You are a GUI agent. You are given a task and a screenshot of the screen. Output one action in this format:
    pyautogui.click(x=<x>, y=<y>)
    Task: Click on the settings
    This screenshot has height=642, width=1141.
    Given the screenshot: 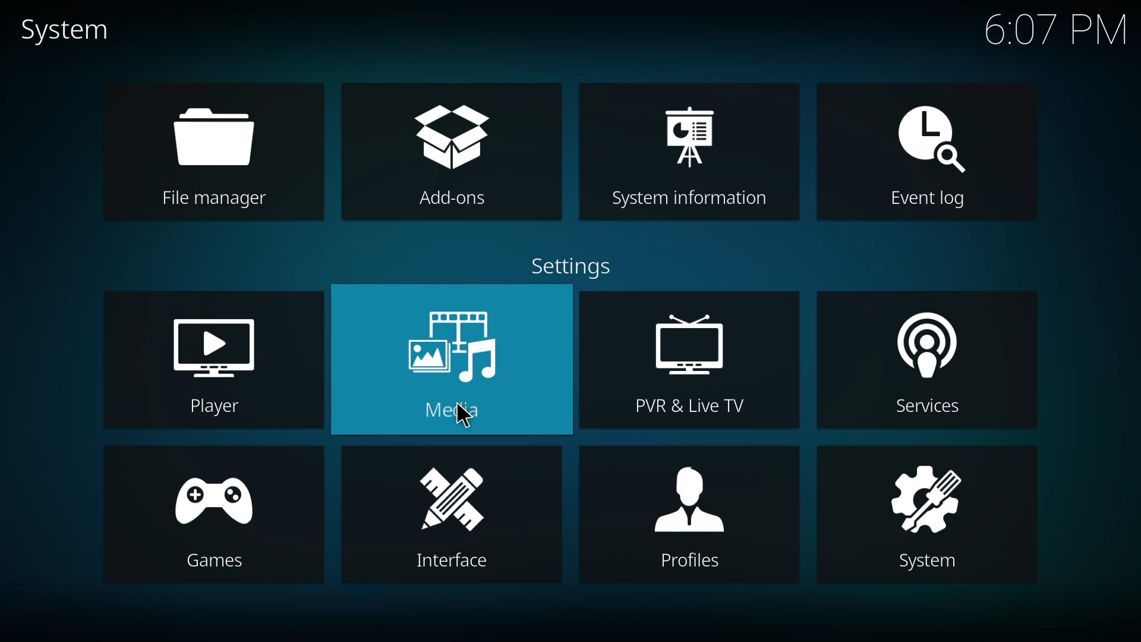 What is the action you would take?
    pyautogui.click(x=574, y=266)
    